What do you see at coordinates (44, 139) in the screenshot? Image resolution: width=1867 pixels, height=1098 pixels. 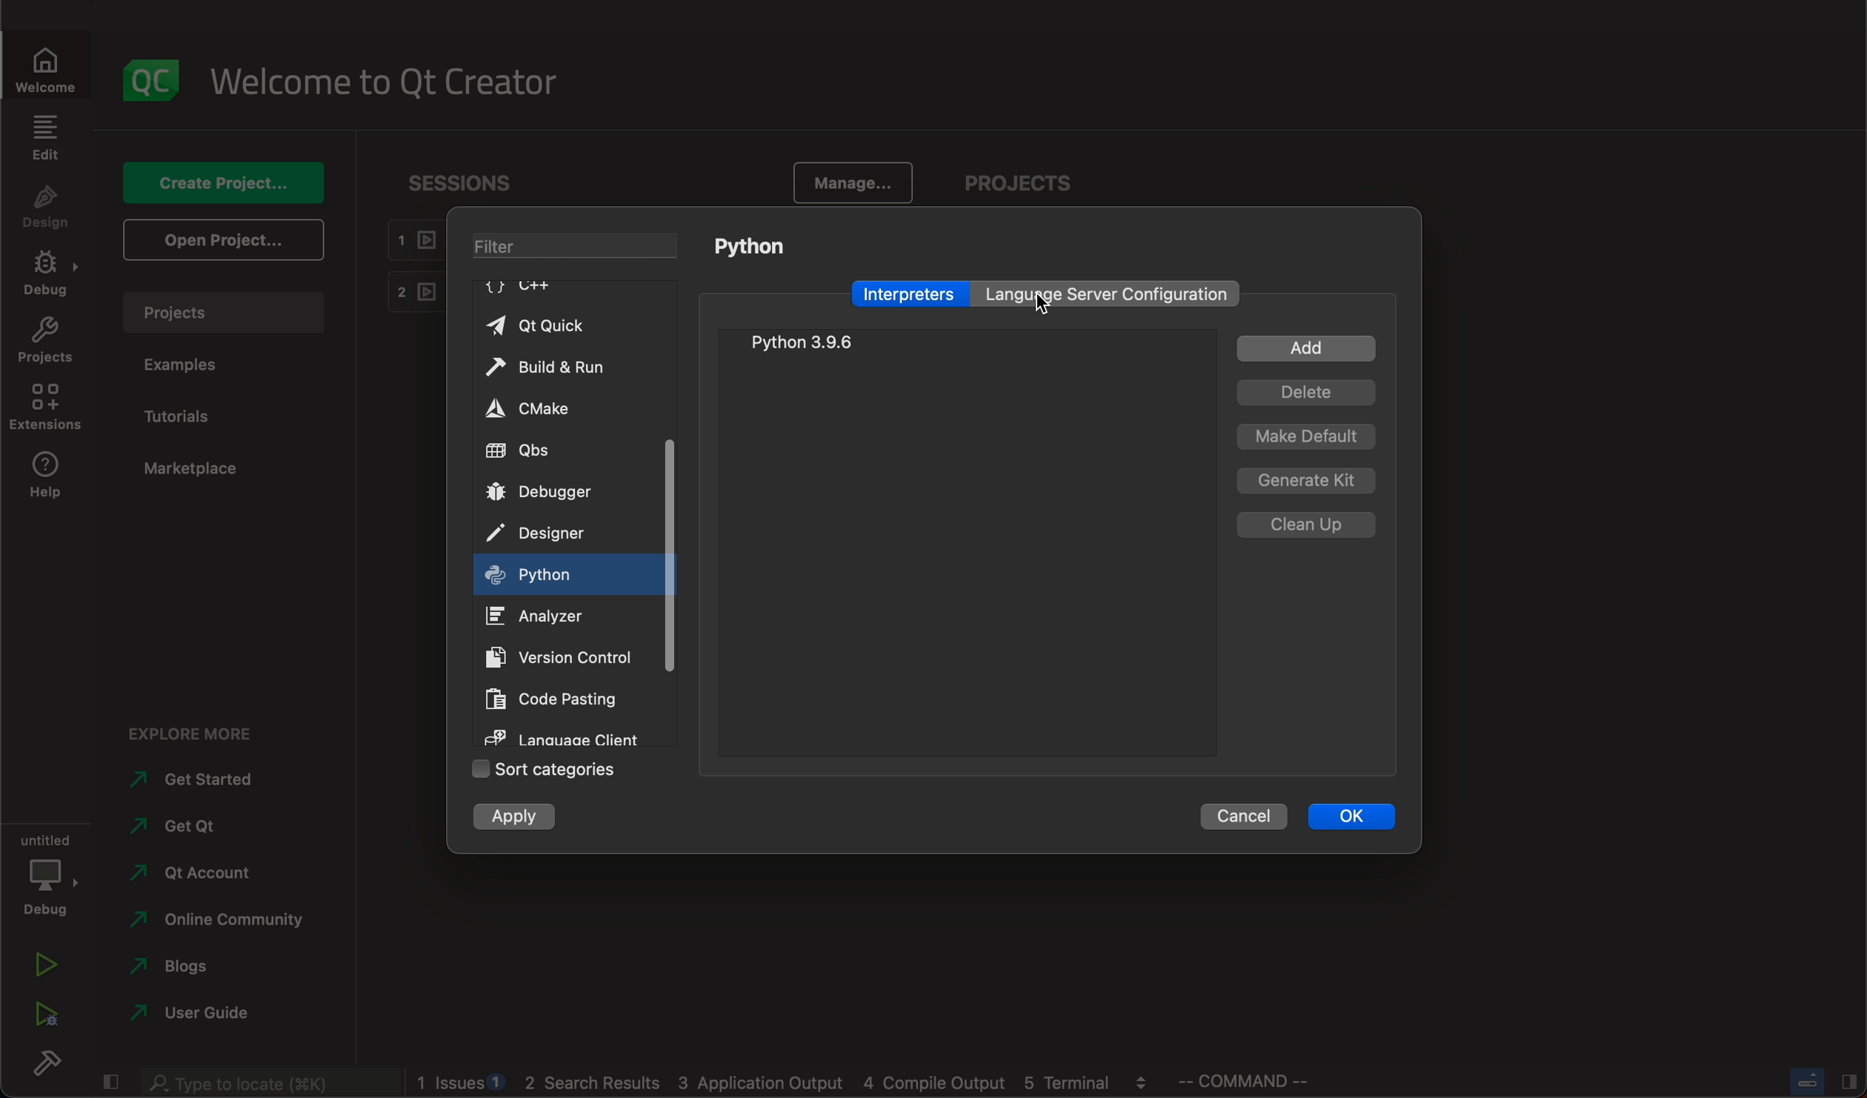 I see `edit` at bounding box center [44, 139].